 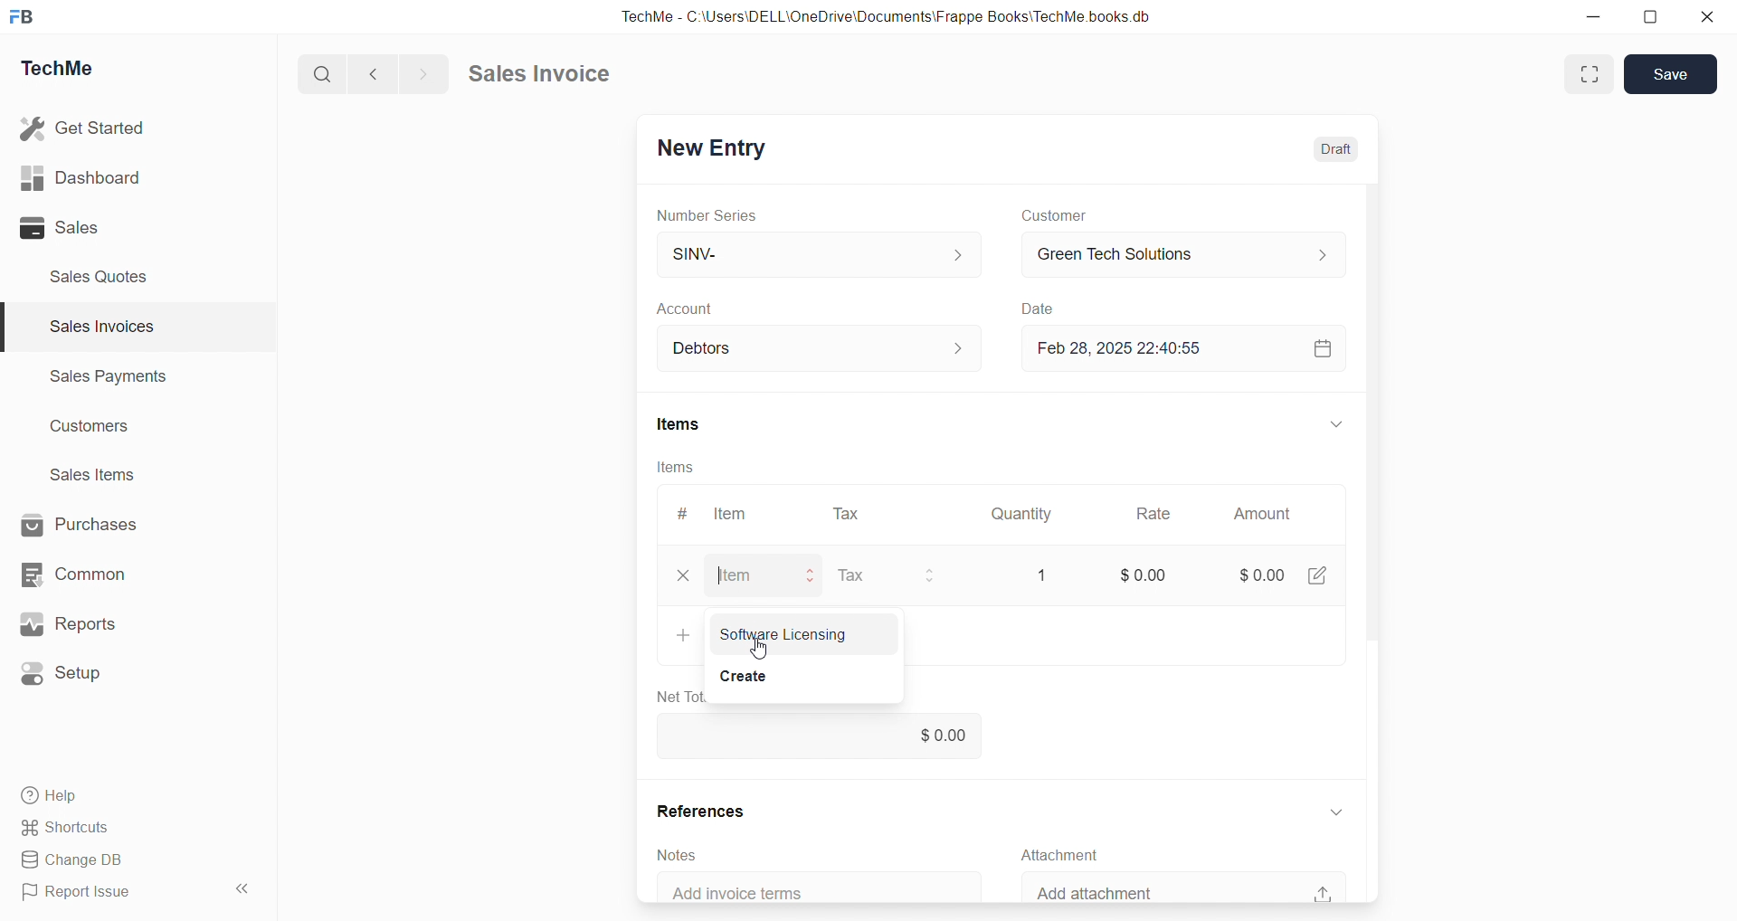 What do you see at coordinates (79, 524) in the screenshot?
I see `Purchases` at bounding box center [79, 524].